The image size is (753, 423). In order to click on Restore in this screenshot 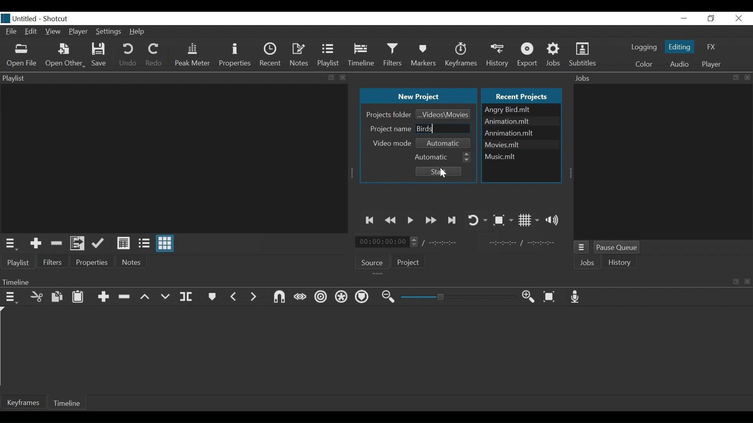, I will do `click(711, 18)`.